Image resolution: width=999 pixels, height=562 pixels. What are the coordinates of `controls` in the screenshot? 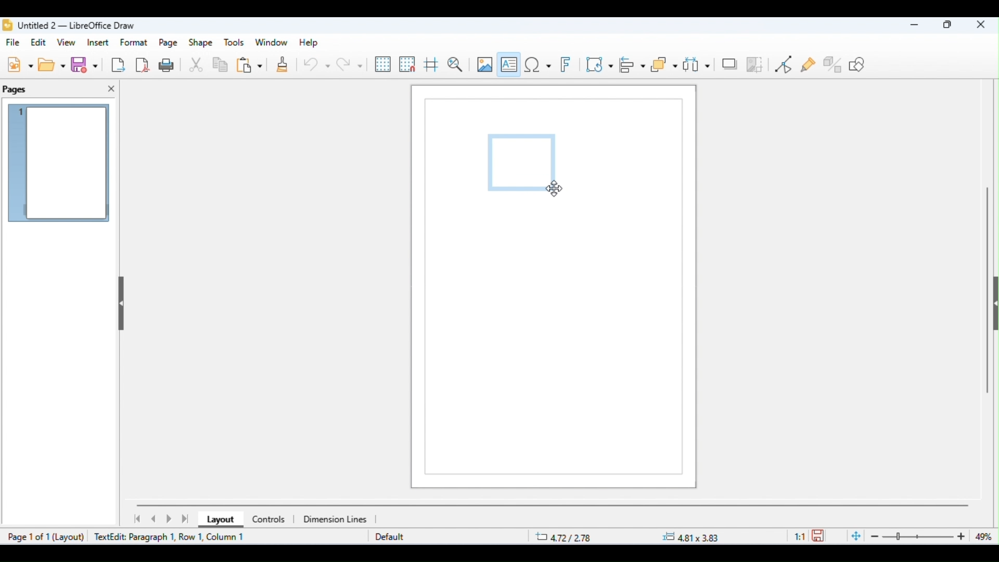 It's located at (268, 519).